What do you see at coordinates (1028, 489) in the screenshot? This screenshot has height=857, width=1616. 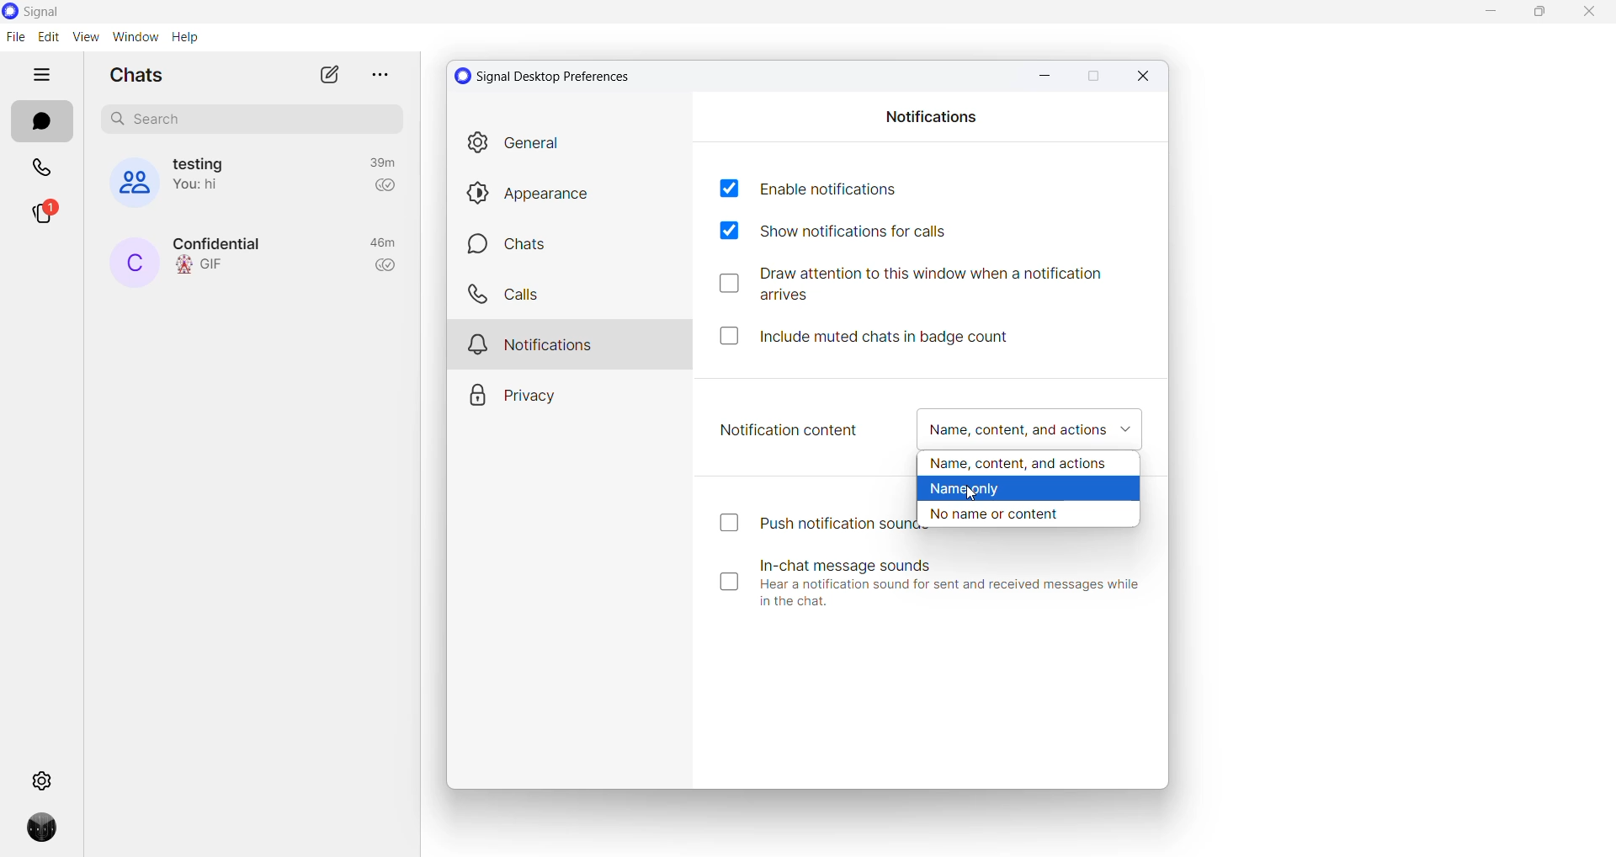 I see `name only ` at bounding box center [1028, 489].